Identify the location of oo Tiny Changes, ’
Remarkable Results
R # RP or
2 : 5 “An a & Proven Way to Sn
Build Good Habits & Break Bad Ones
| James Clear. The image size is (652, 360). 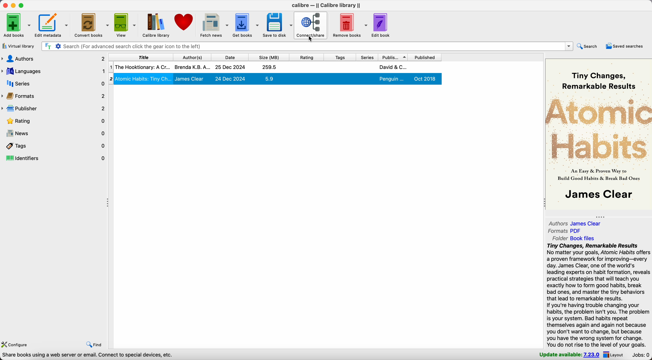
(597, 135).